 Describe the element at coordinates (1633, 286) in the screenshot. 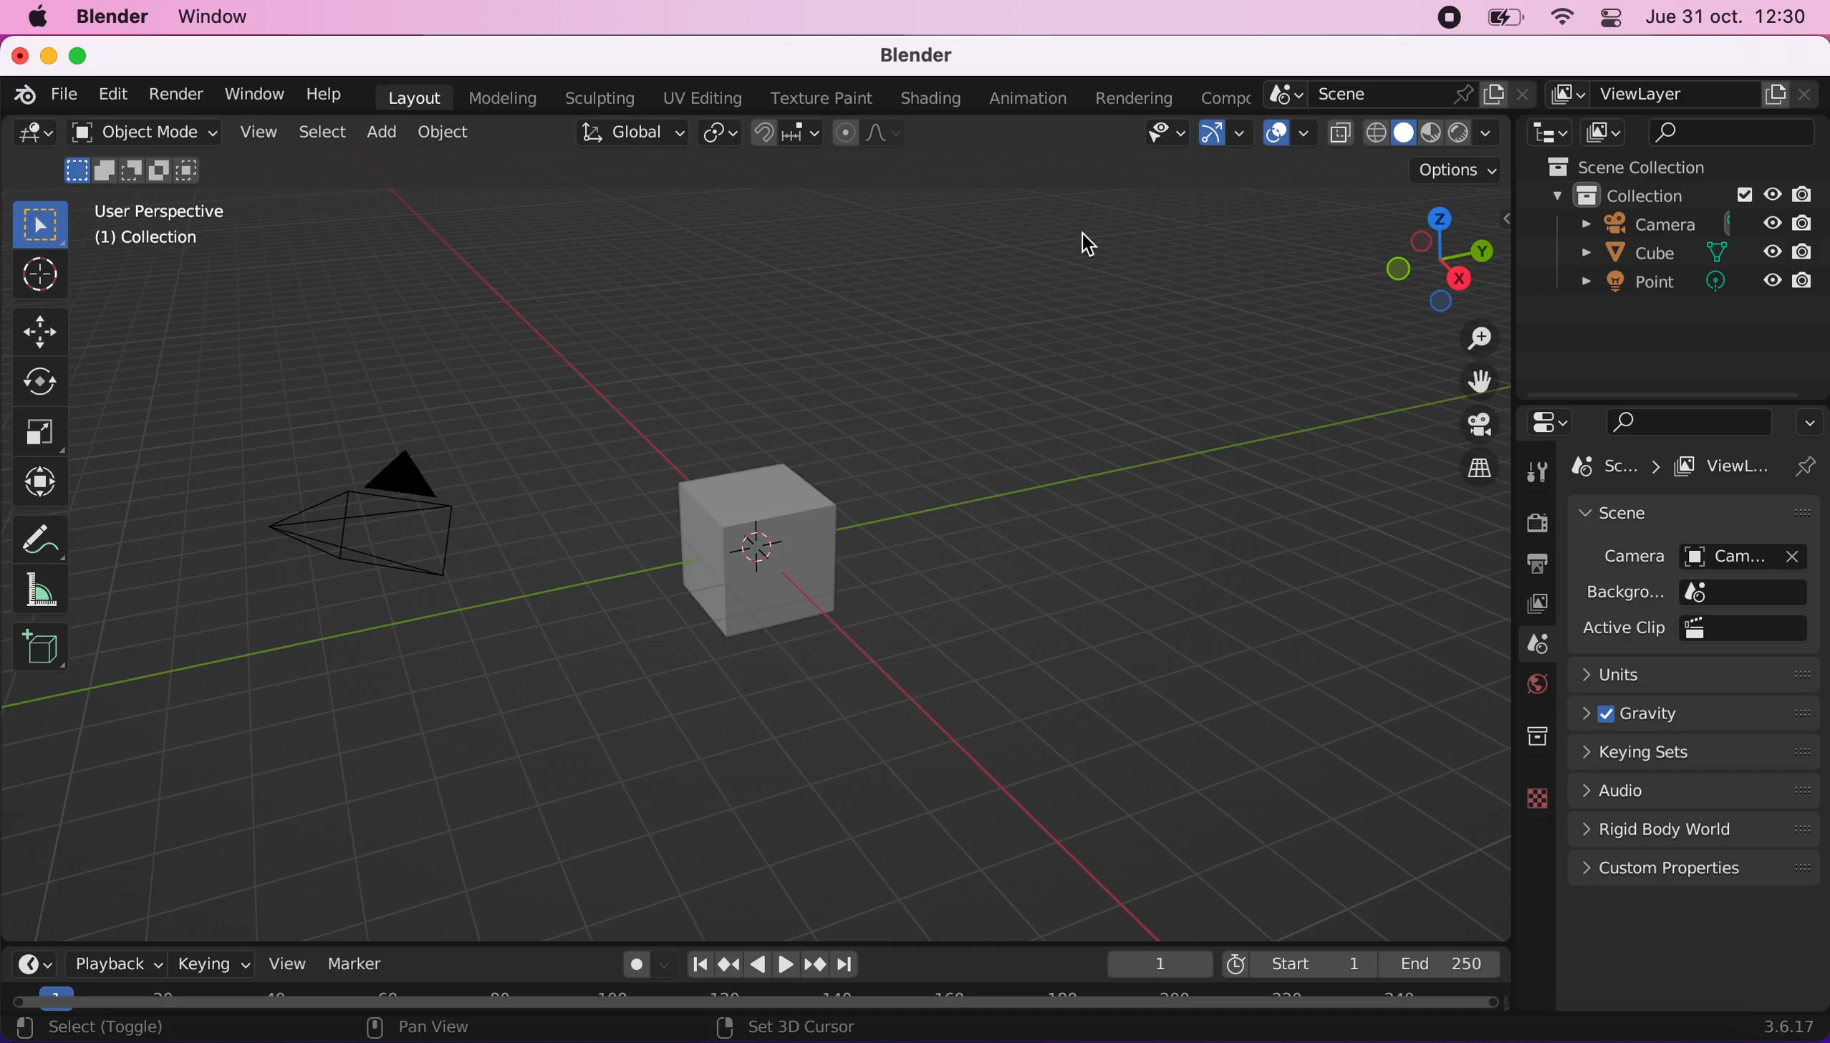

I see `point` at that location.